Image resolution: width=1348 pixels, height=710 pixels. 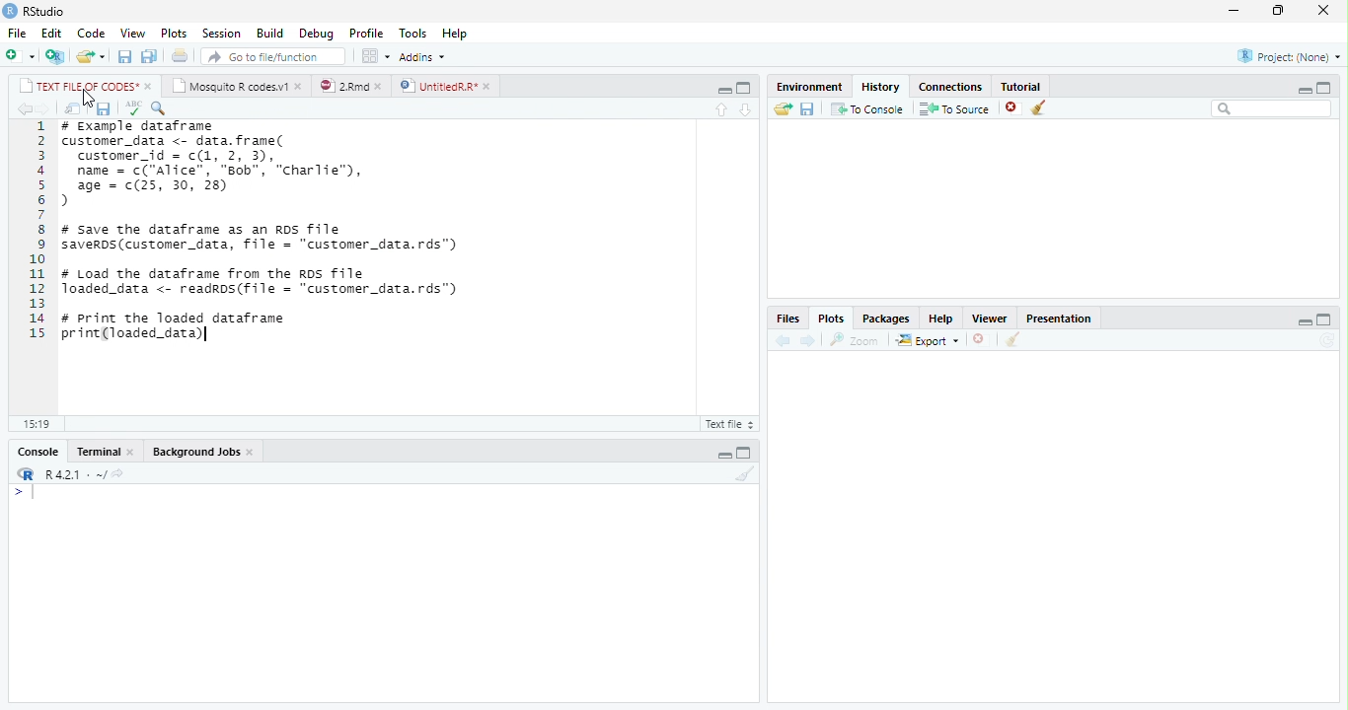 I want to click on back, so click(x=783, y=341).